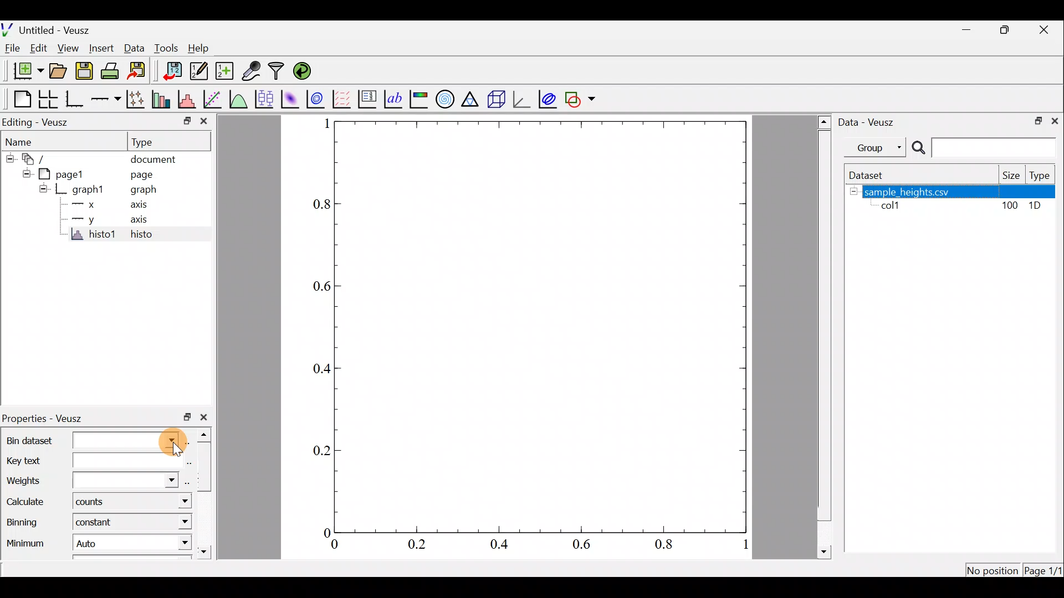 The height and width of the screenshot is (598, 1064). What do you see at coordinates (101, 48) in the screenshot?
I see `Insert` at bounding box center [101, 48].